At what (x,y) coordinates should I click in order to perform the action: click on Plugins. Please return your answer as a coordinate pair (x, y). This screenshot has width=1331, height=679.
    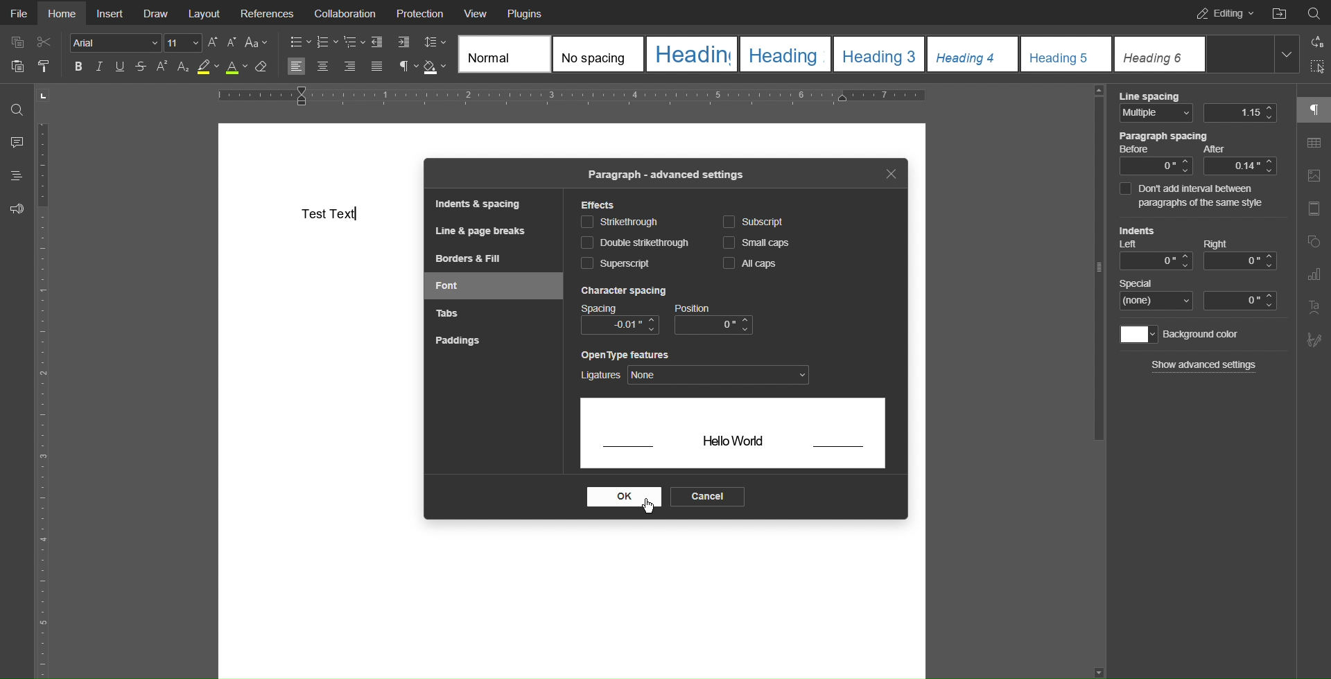
    Looking at the image, I should click on (523, 12).